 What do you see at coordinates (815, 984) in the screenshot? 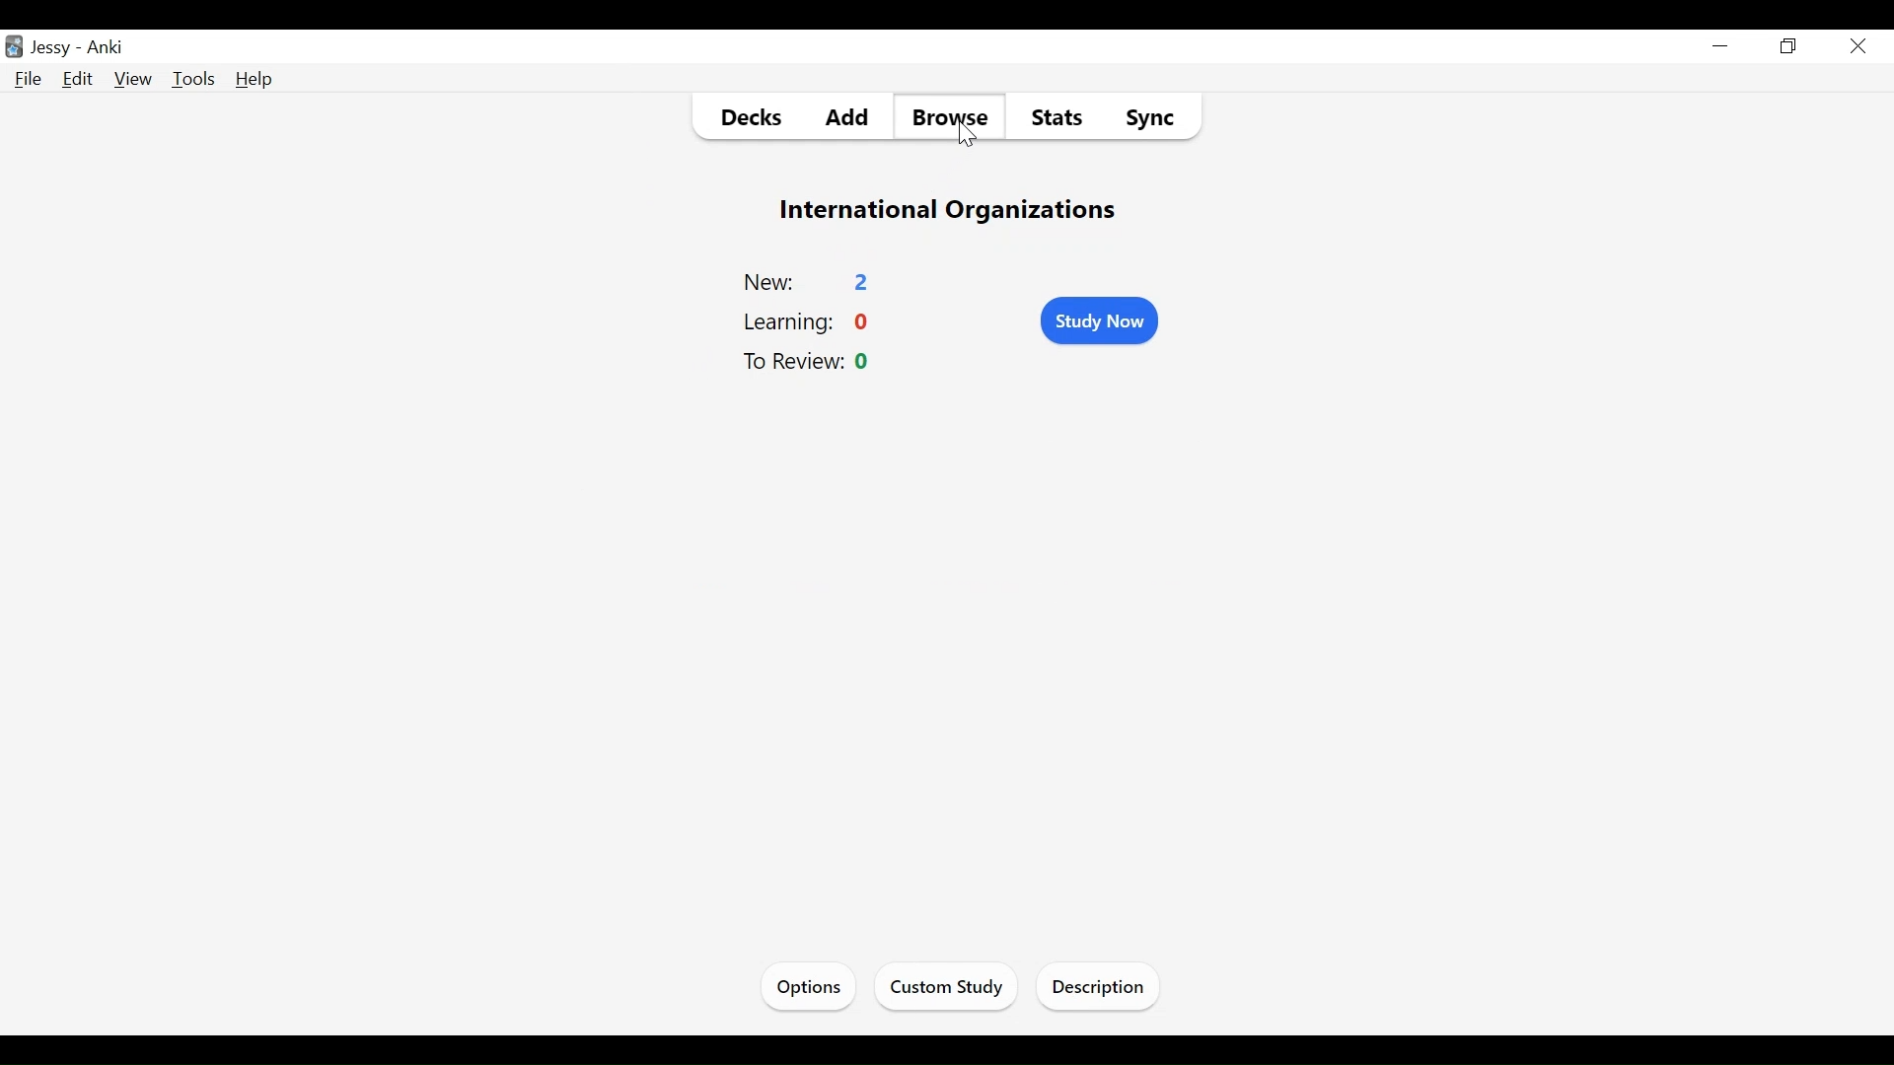
I see `Get Started` at bounding box center [815, 984].